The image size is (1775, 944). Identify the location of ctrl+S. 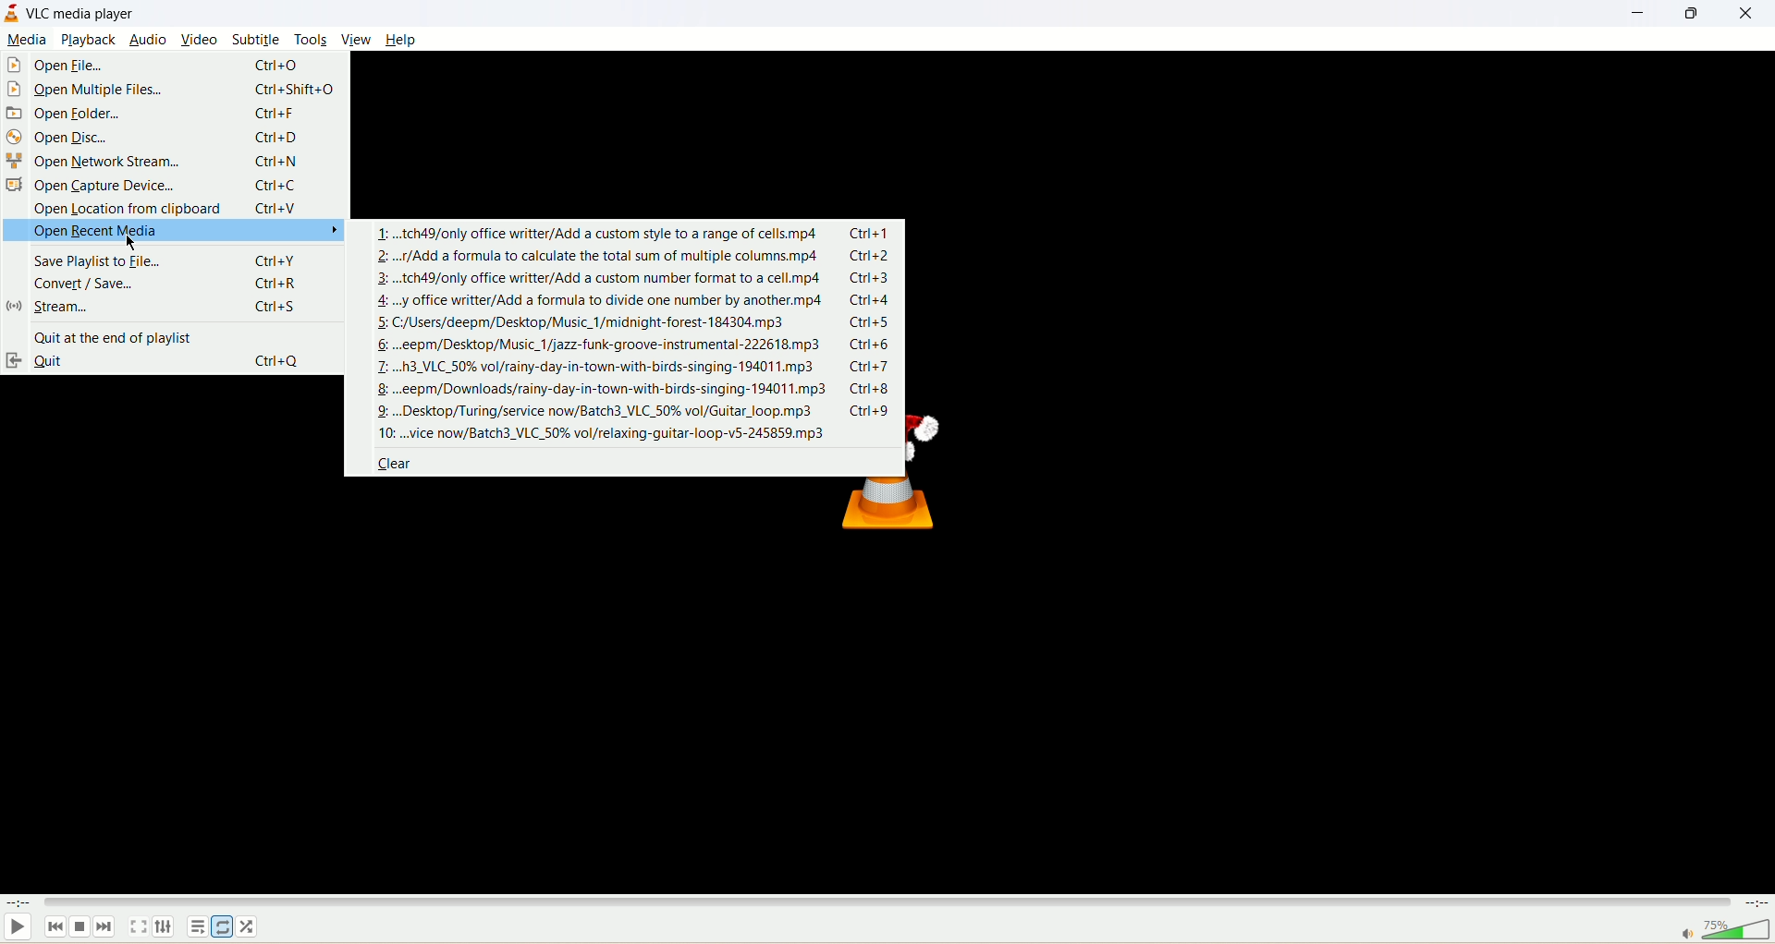
(275, 308).